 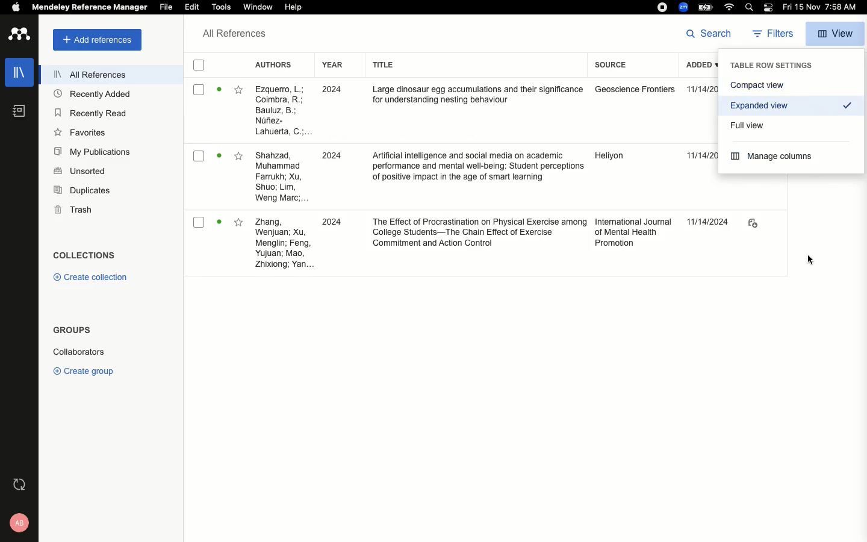 I want to click on 2024, so click(x=329, y=91).